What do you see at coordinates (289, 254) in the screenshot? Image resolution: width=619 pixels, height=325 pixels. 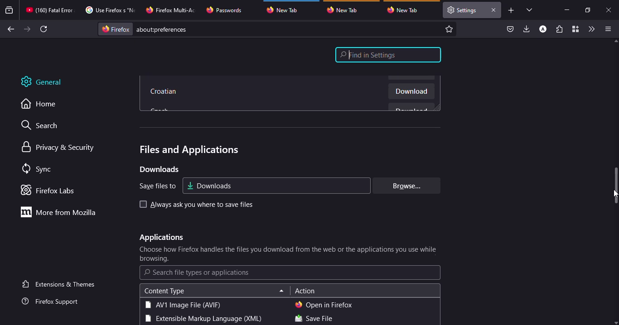 I see `choose` at bounding box center [289, 254].